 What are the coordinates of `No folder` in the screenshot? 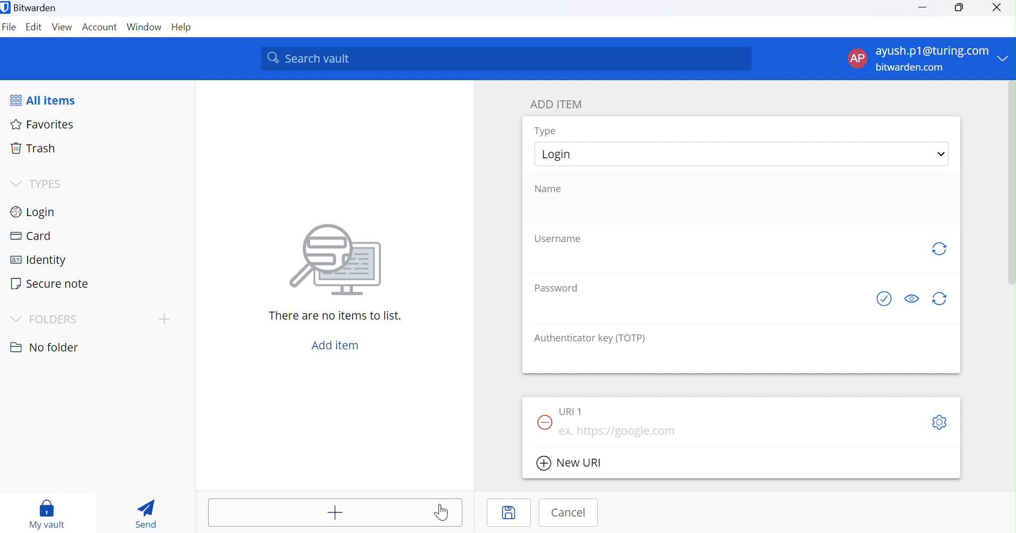 It's located at (44, 345).